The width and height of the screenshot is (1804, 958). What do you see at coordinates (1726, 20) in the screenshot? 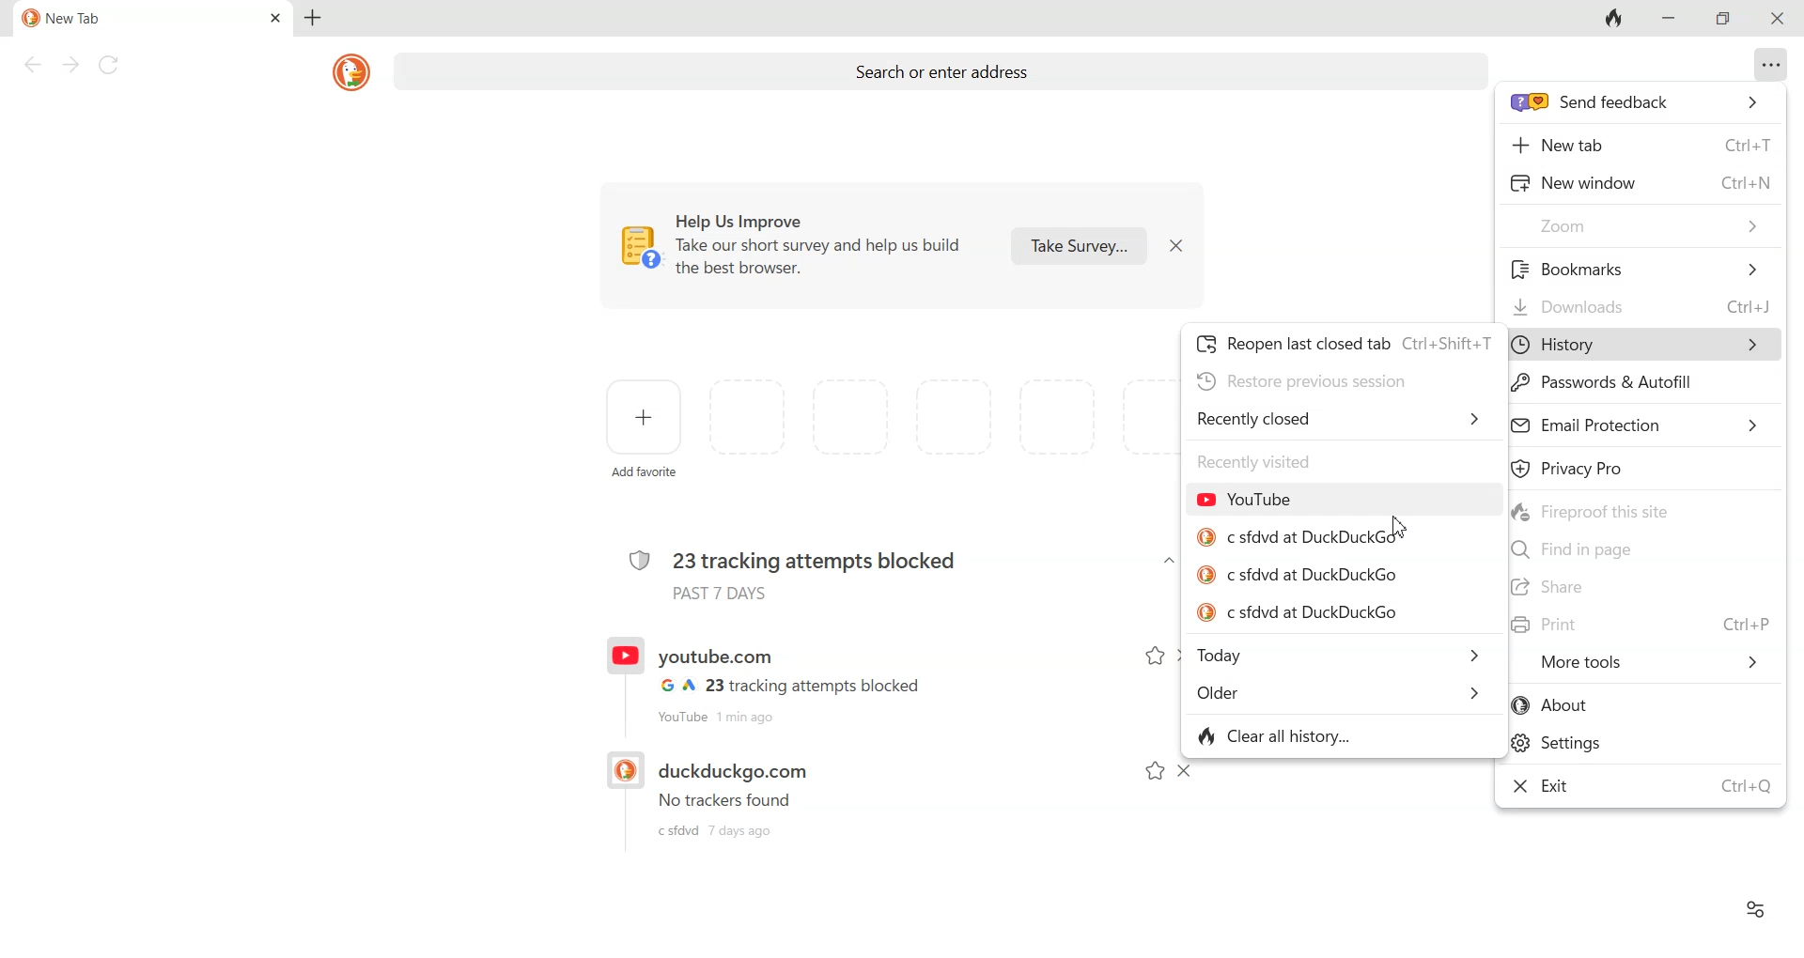
I see `Maximize` at bounding box center [1726, 20].